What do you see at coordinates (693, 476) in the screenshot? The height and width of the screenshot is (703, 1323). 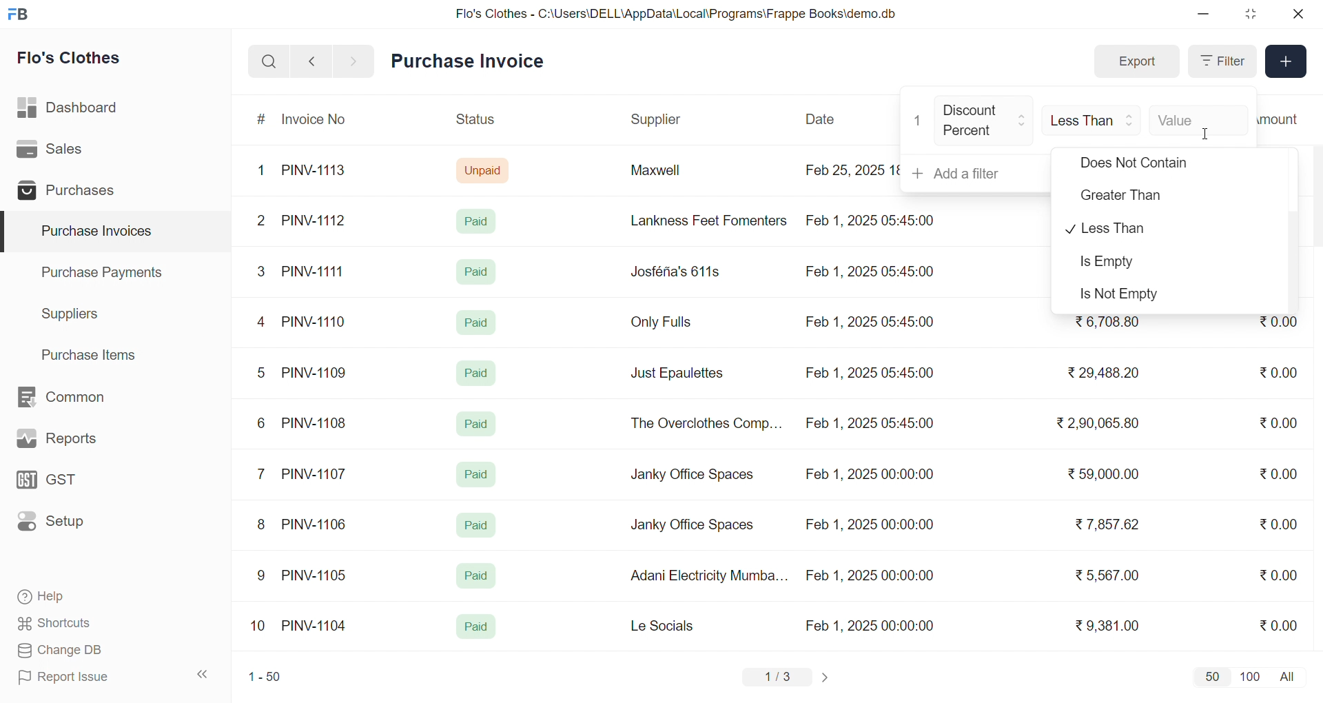 I see `Janky Office Spaces` at bounding box center [693, 476].